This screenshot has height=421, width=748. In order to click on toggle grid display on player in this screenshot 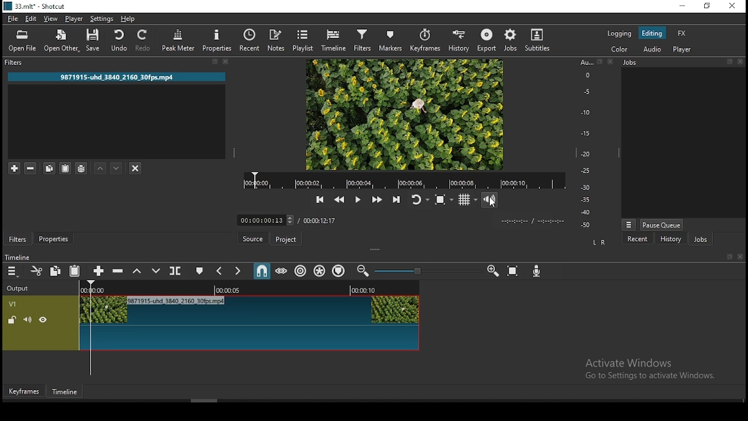, I will do `click(467, 202)`.